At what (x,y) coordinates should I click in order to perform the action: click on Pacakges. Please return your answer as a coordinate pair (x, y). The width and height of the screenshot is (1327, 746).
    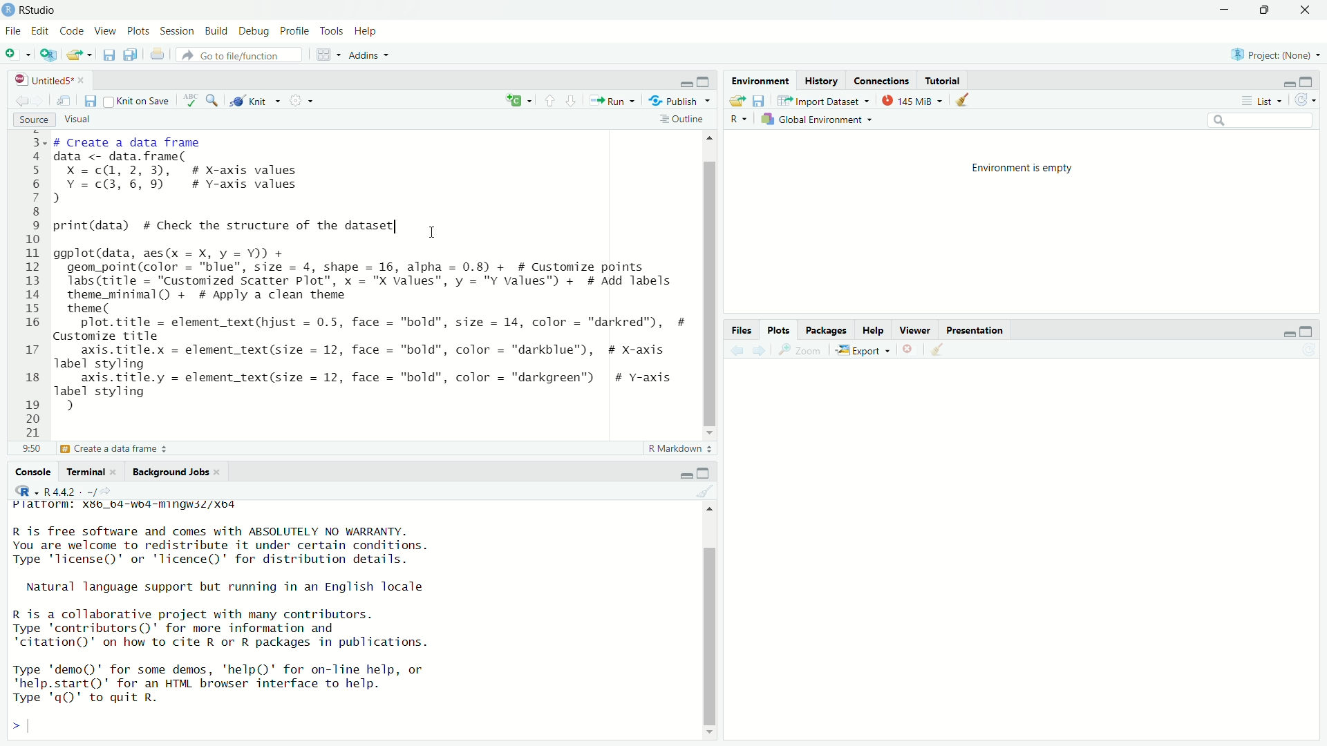
    Looking at the image, I should click on (826, 332).